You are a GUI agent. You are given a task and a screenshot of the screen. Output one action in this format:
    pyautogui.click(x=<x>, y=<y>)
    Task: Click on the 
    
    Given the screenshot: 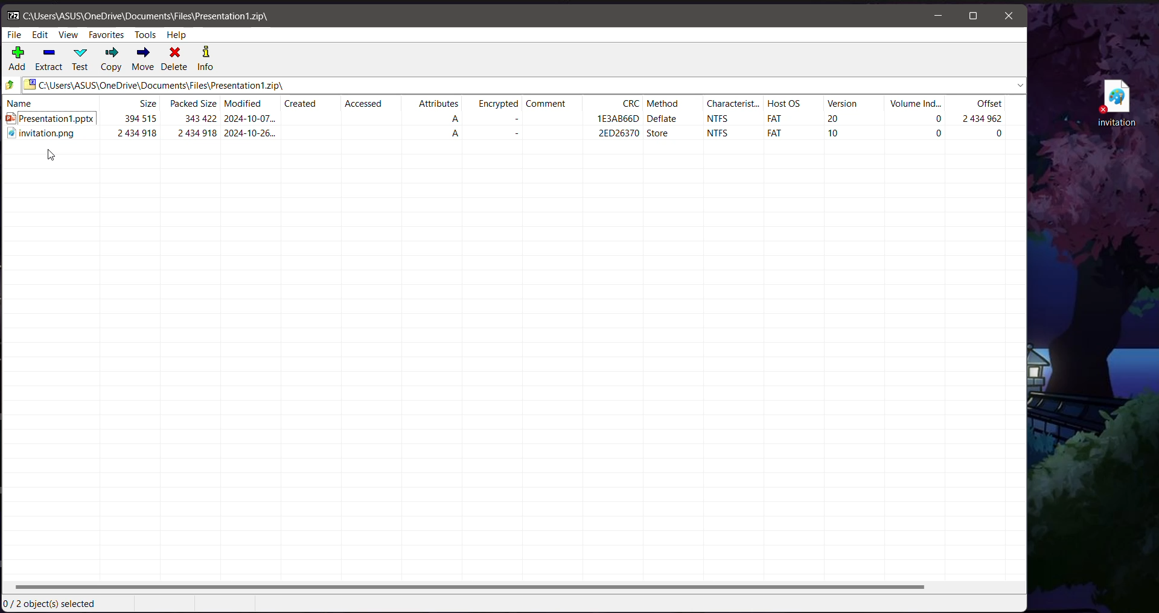 What is the action you would take?
    pyautogui.click(x=11, y=85)
    